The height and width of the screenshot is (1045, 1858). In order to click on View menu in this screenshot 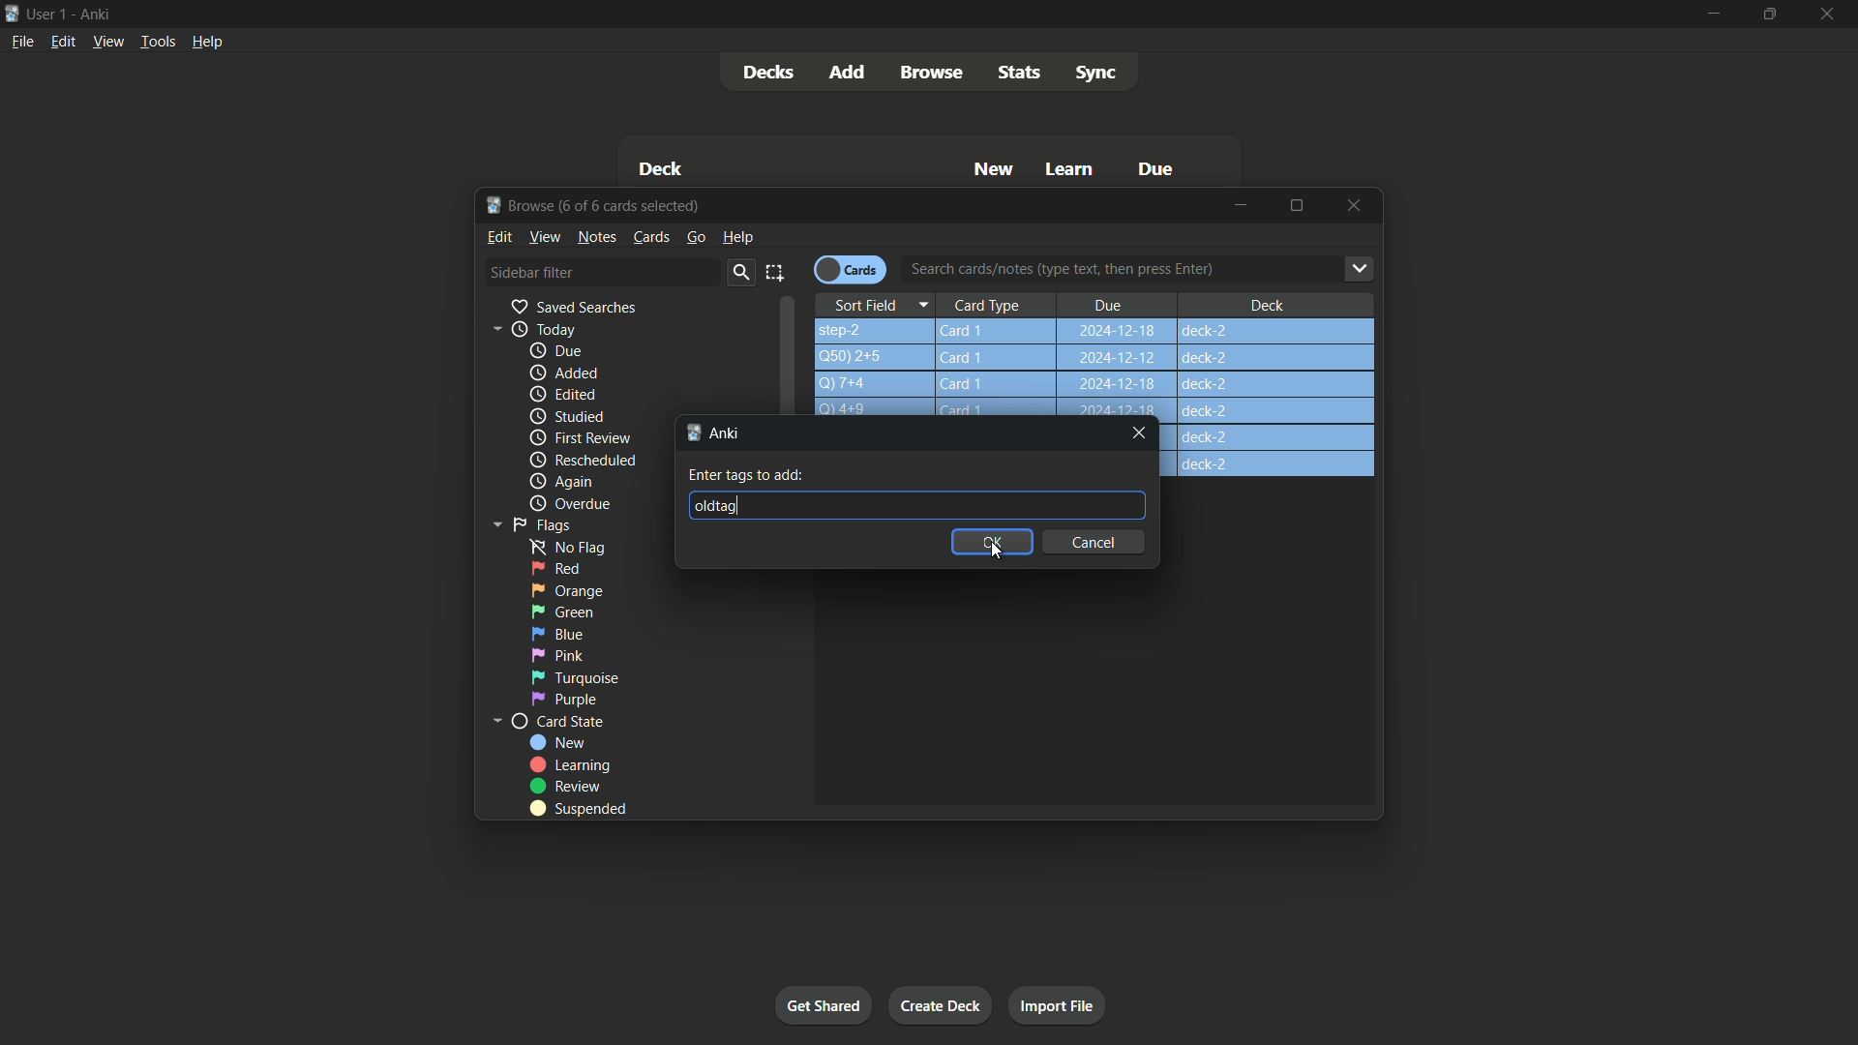, I will do `click(107, 43)`.